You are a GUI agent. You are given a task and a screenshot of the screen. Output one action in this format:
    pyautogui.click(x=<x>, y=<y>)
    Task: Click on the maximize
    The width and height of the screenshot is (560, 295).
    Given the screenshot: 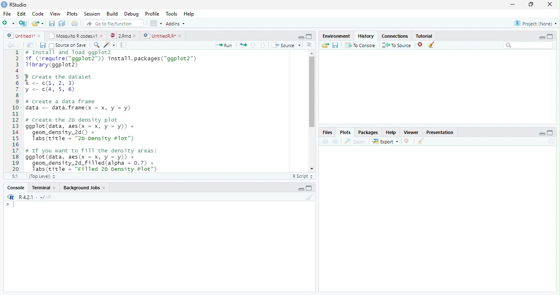 What is the action you would take?
    pyautogui.click(x=550, y=36)
    